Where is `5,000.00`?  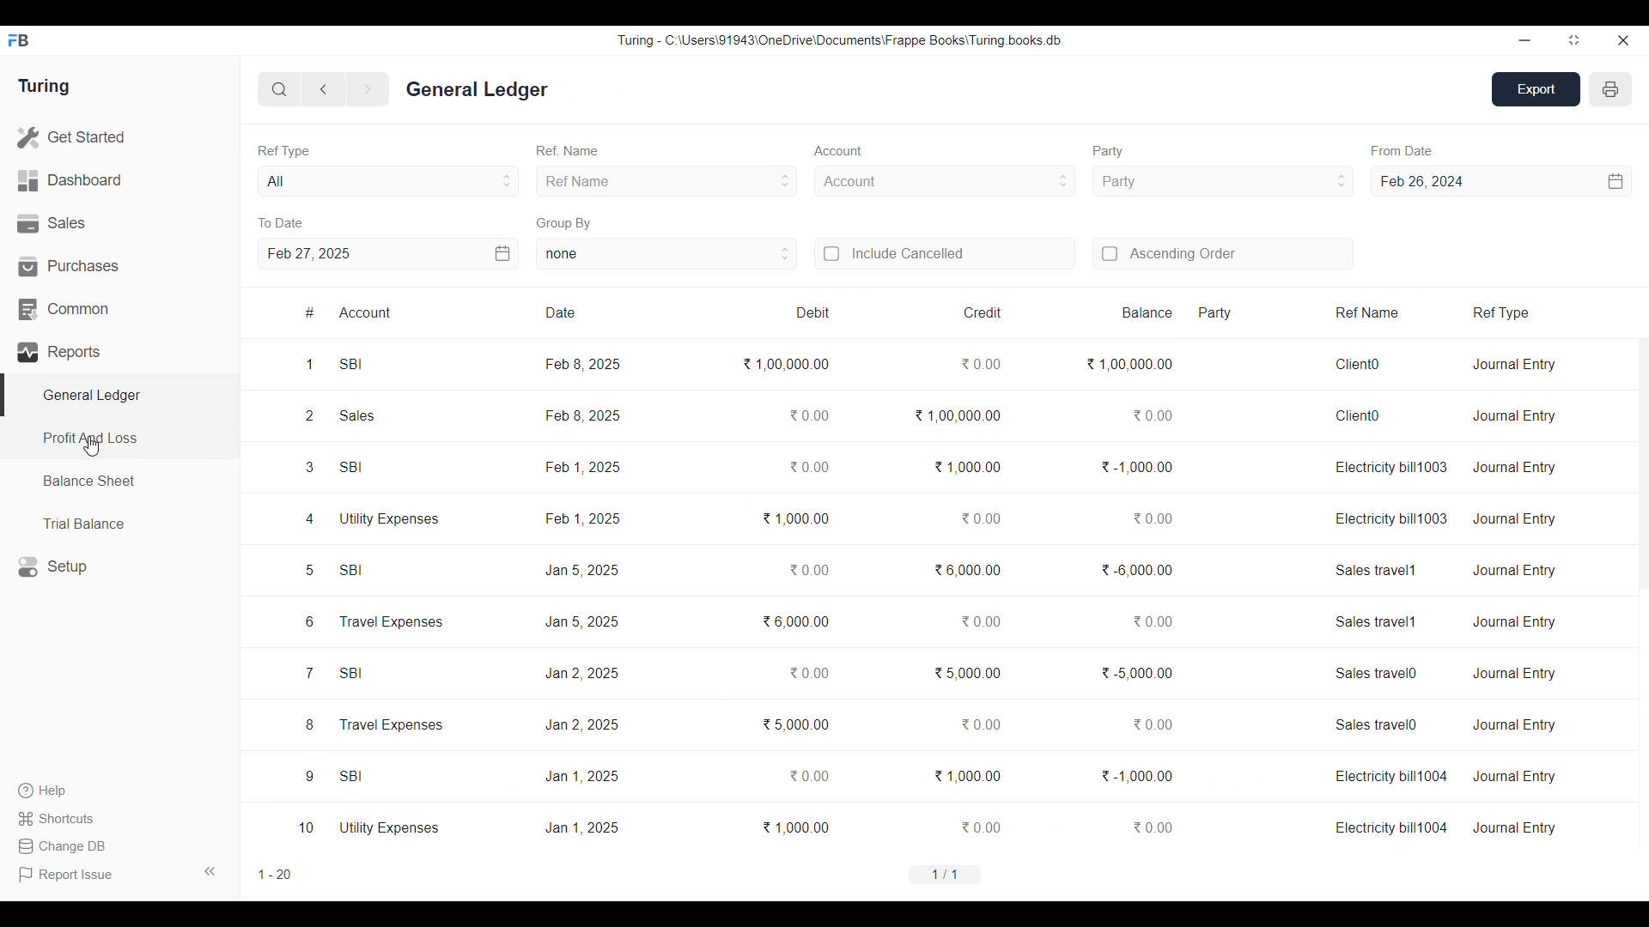
5,000.00 is located at coordinates (968, 672).